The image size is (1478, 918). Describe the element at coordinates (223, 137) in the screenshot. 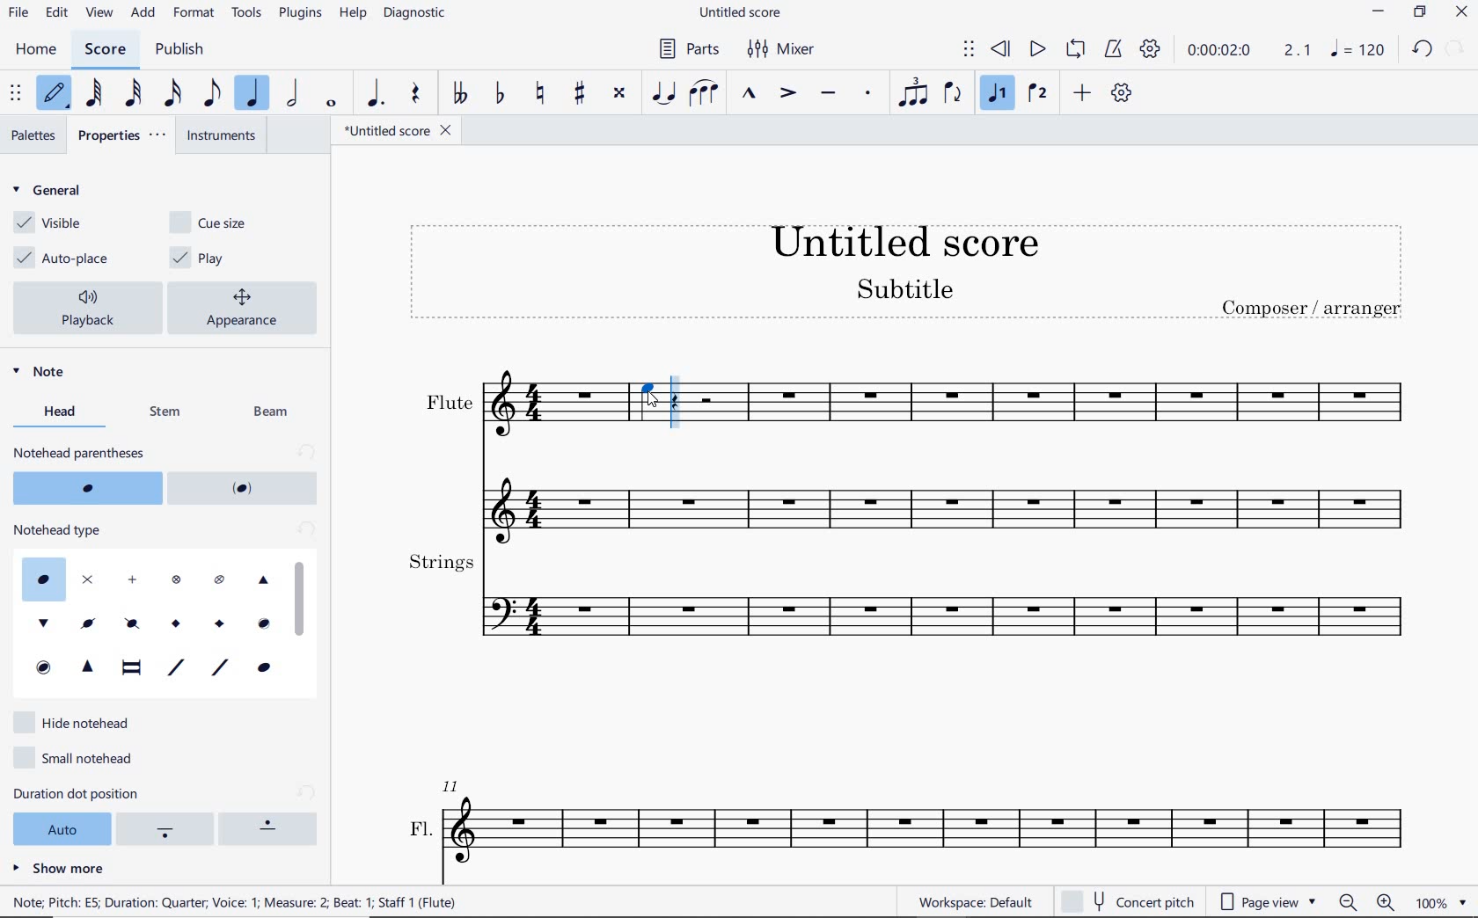

I see `INSTRUMENTS` at that location.